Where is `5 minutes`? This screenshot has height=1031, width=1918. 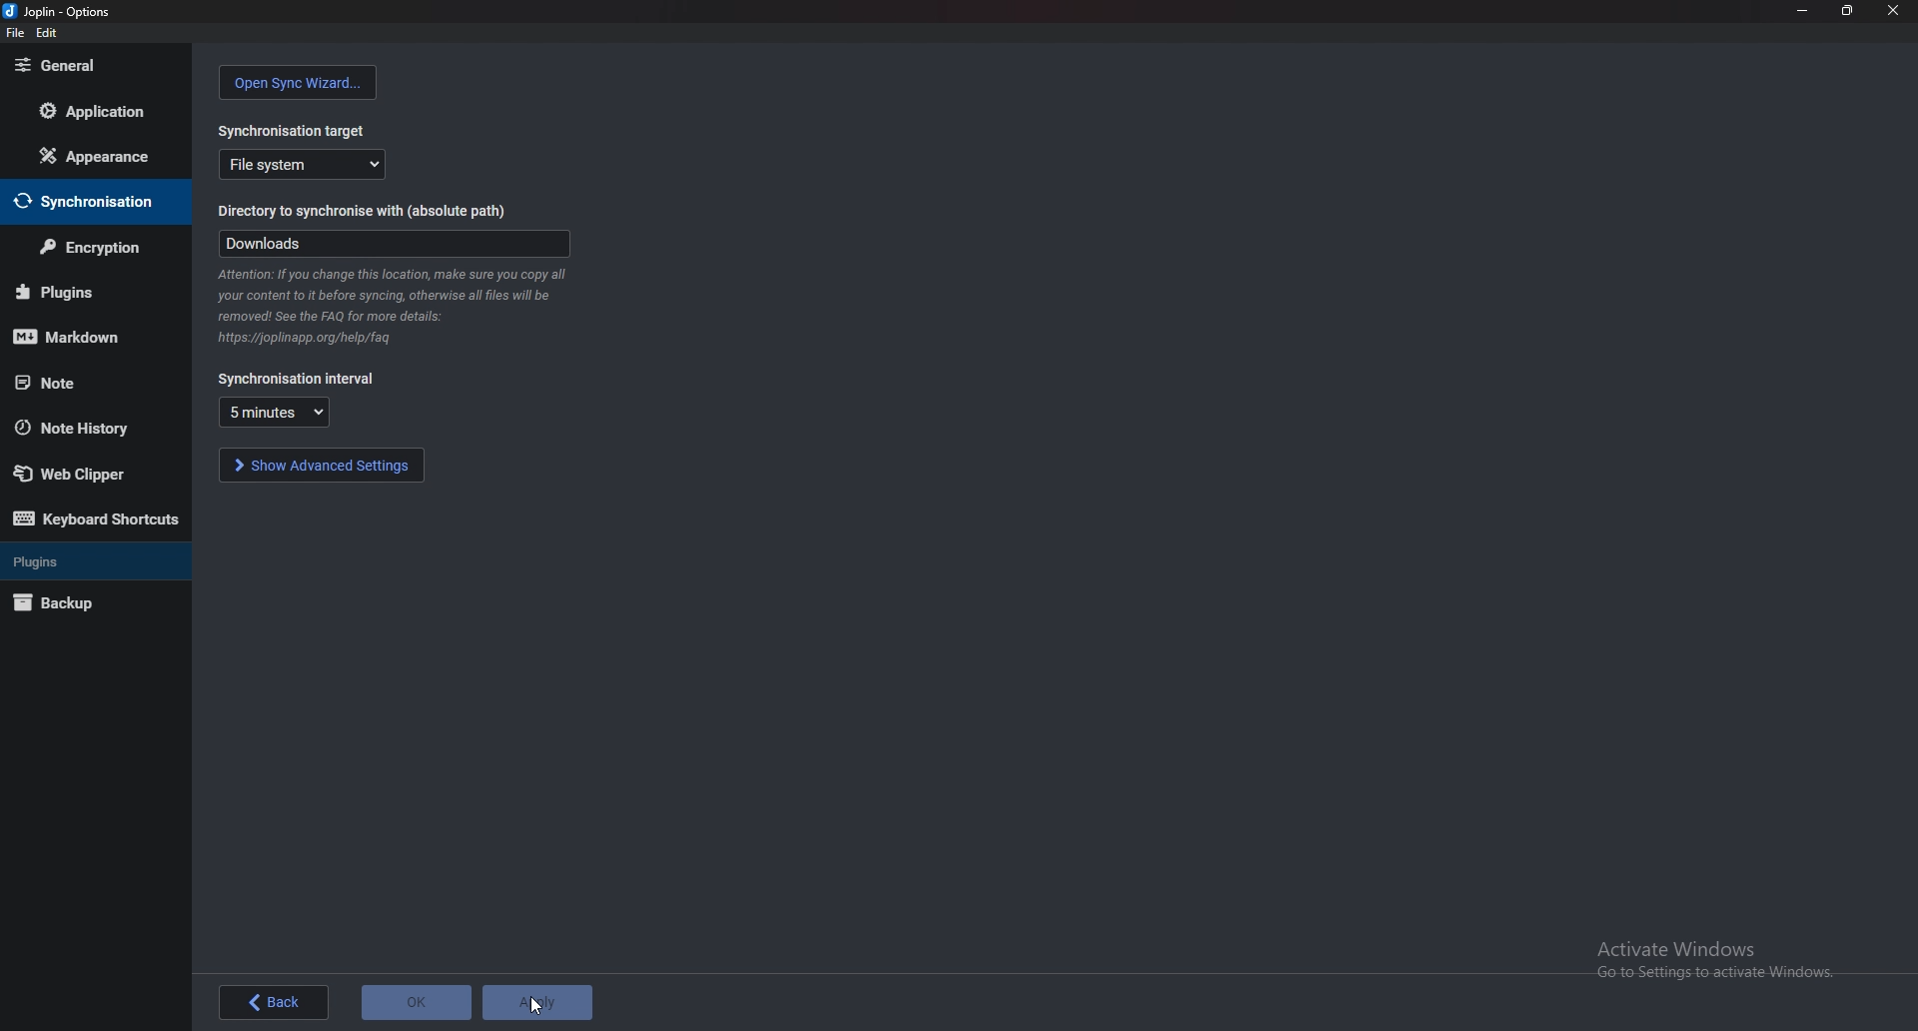
5 minutes is located at coordinates (274, 412).